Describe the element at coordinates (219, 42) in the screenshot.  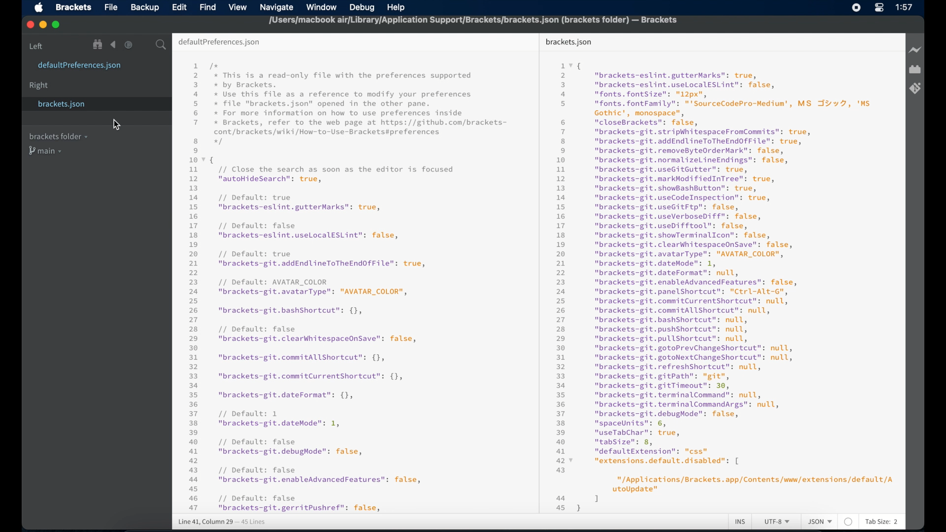
I see `default preferences.json` at that location.